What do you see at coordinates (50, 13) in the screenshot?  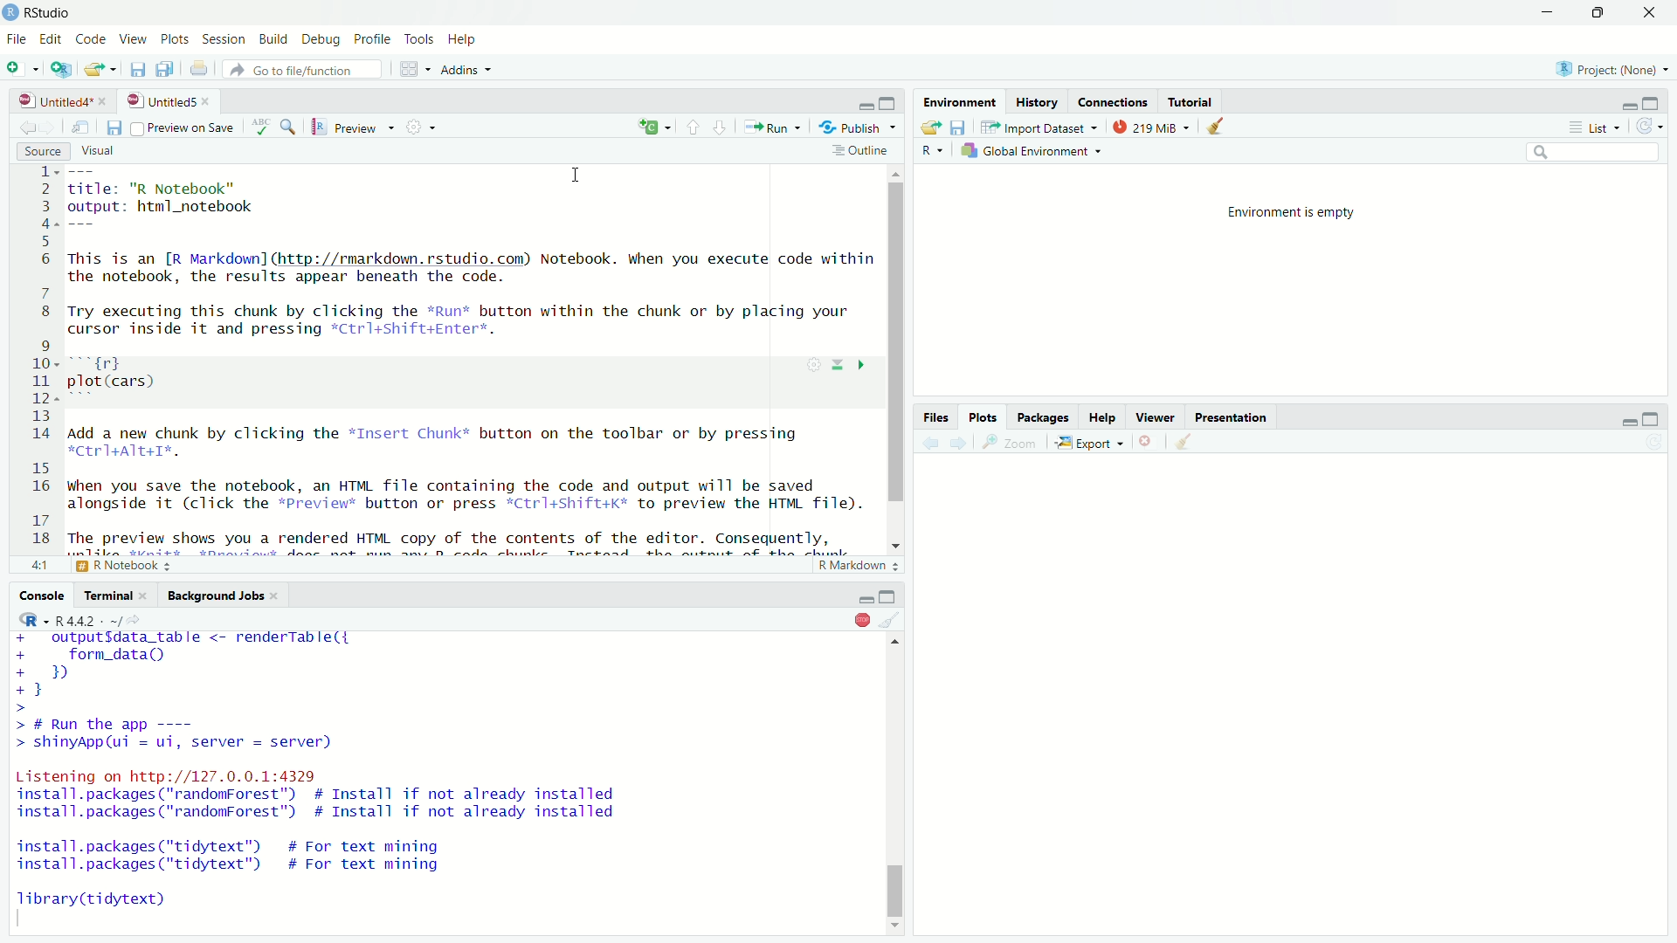 I see `RStudio` at bounding box center [50, 13].